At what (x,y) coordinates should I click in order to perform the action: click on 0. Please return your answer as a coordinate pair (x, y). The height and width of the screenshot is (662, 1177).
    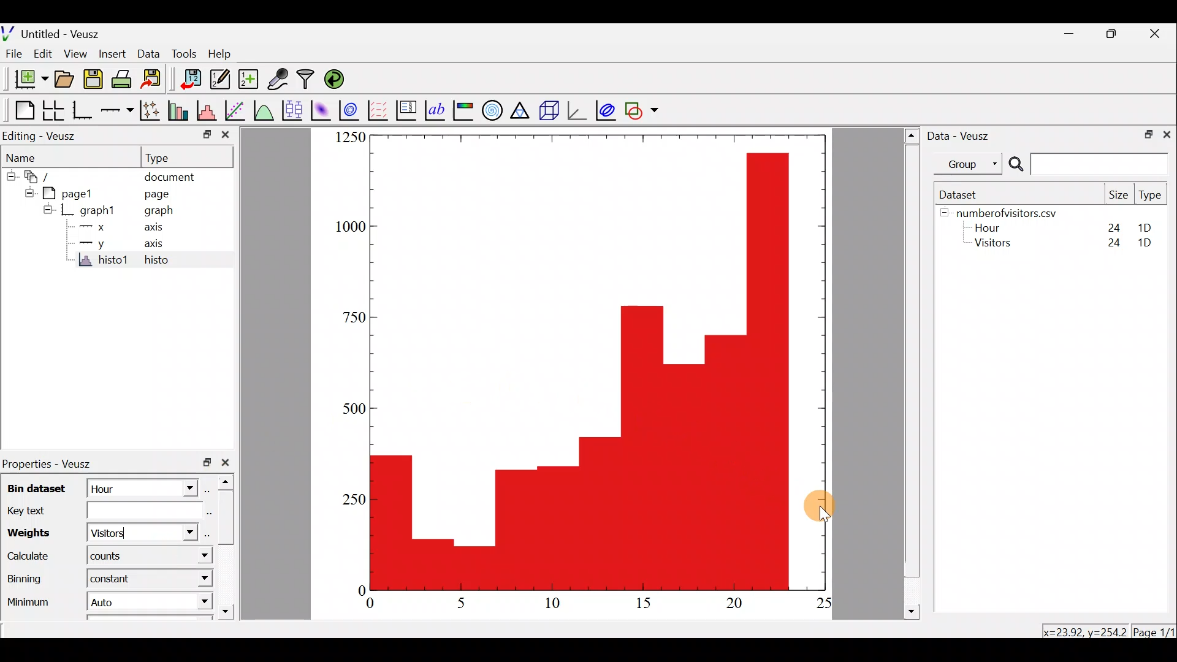
    Looking at the image, I should click on (378, 604).